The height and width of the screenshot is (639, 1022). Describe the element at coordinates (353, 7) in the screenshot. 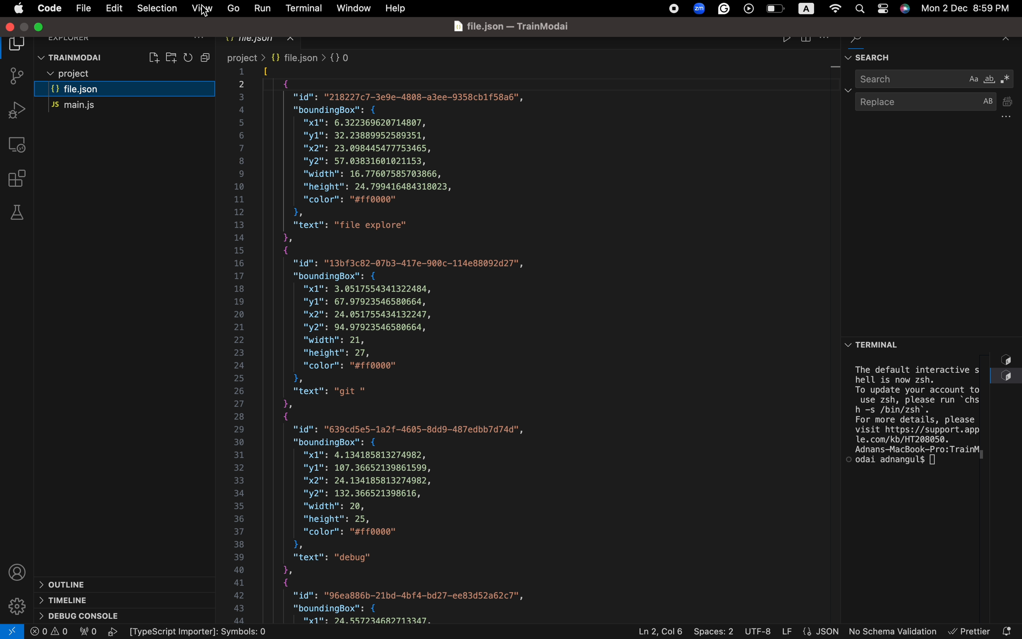

I see `window` at that location.